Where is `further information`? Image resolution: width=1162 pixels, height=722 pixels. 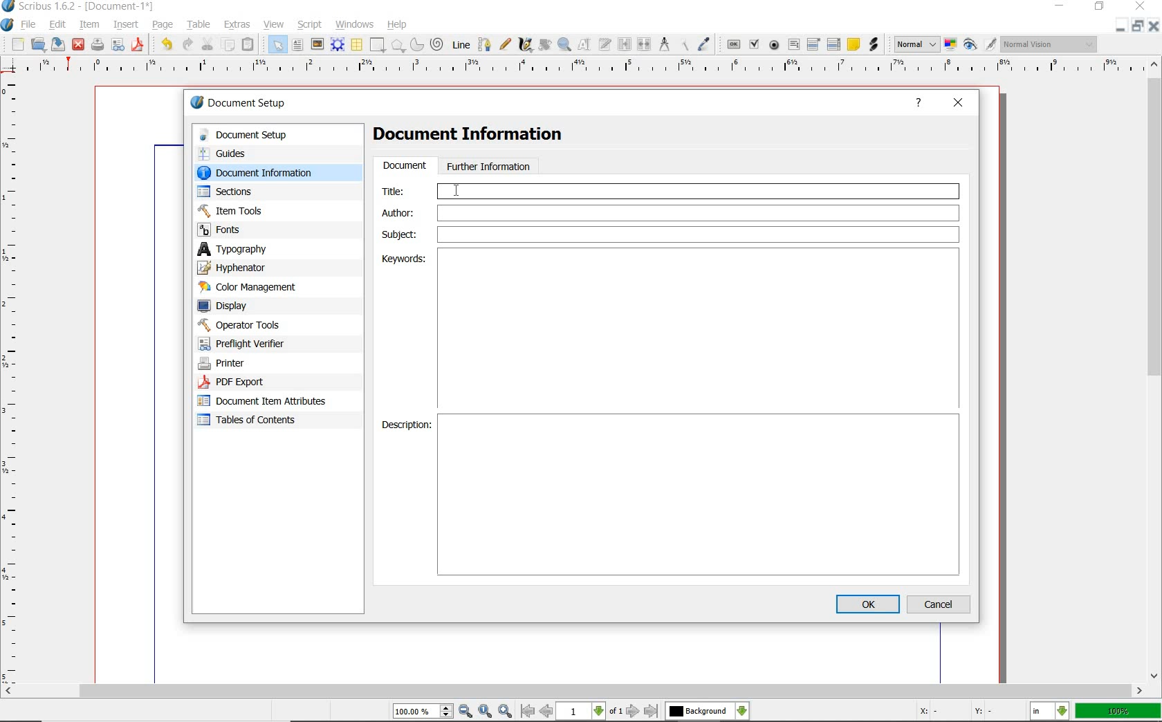 further information is located at coordinates (490, 165).